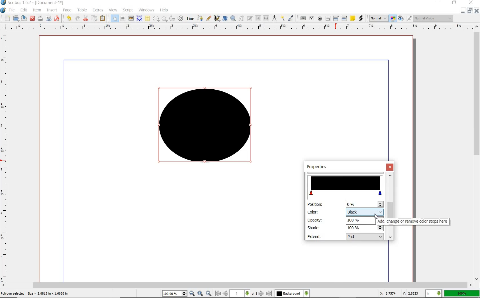 This screenshot has height=298, width=480. What do you see at coordinates (314, 227) in the screenshot?
I see `shade` at bounding box center [314, 227].